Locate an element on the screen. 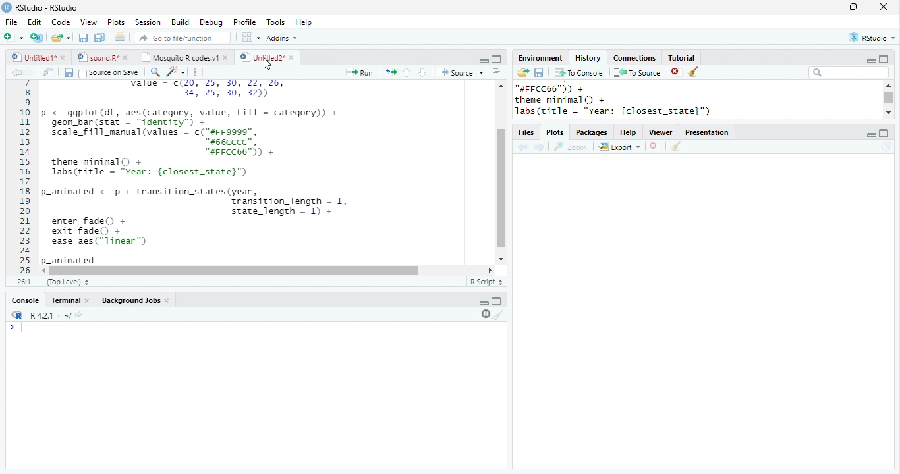  Tools is located at coordinates (275, 22).